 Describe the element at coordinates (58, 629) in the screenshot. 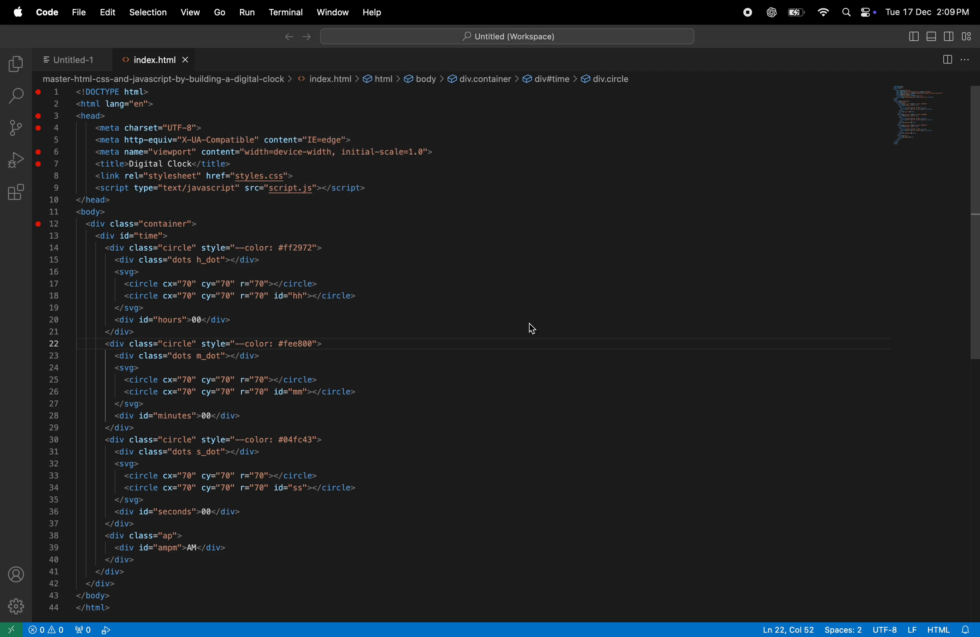

I see `alert` at that location.